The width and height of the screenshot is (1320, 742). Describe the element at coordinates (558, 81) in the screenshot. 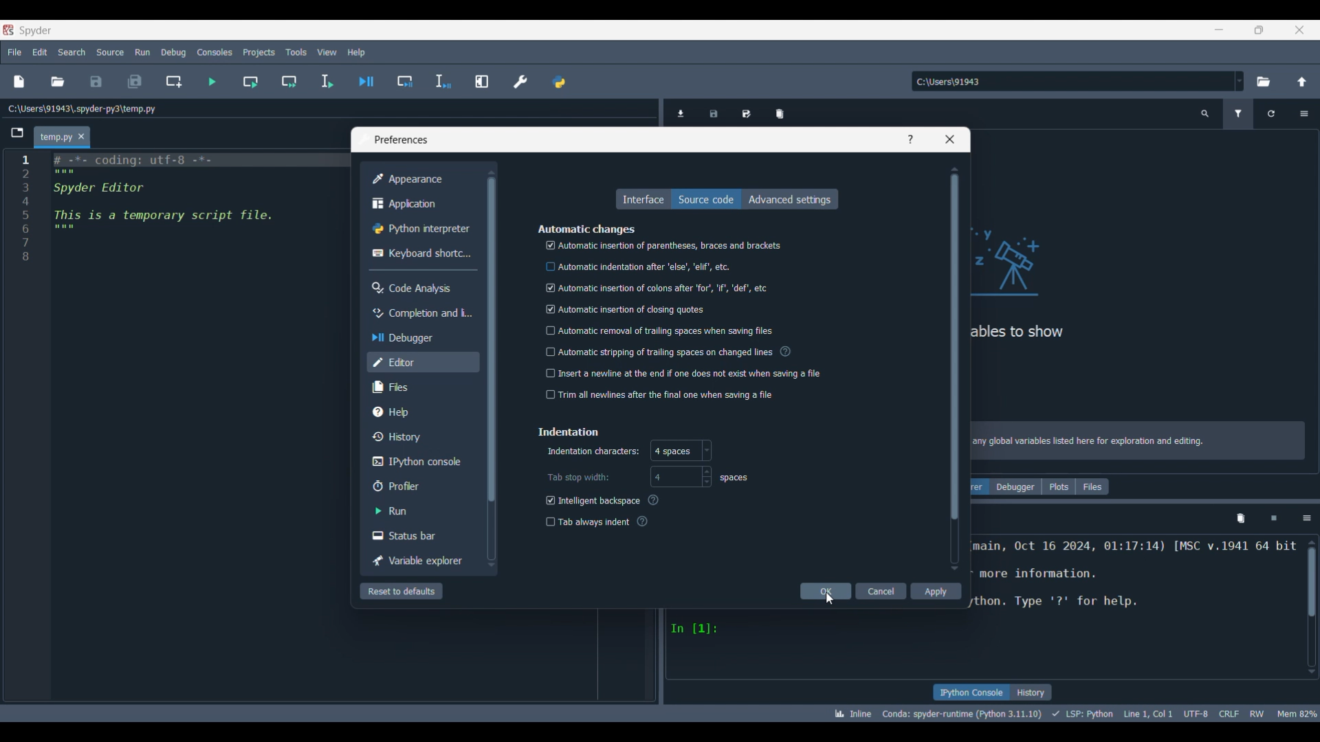

I see `Pythonpath manager` at that location.